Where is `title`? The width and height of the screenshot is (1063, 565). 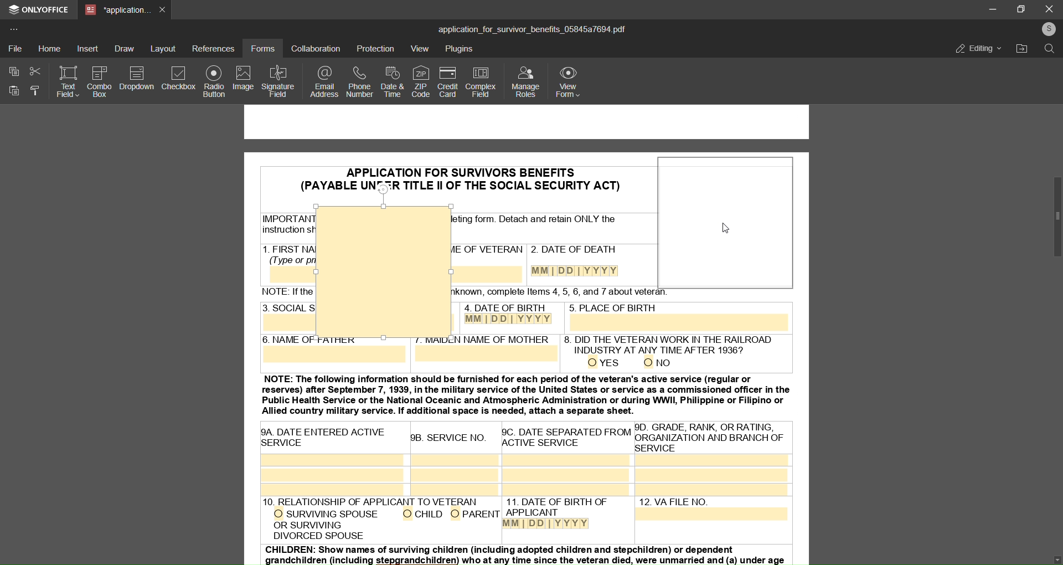 title is located at coordinates (531, 28).